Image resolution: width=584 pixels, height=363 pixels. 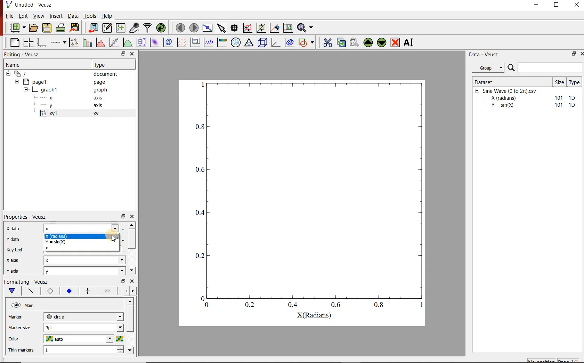 I want to click on zoom functions menu, so click(x=306, y=27).